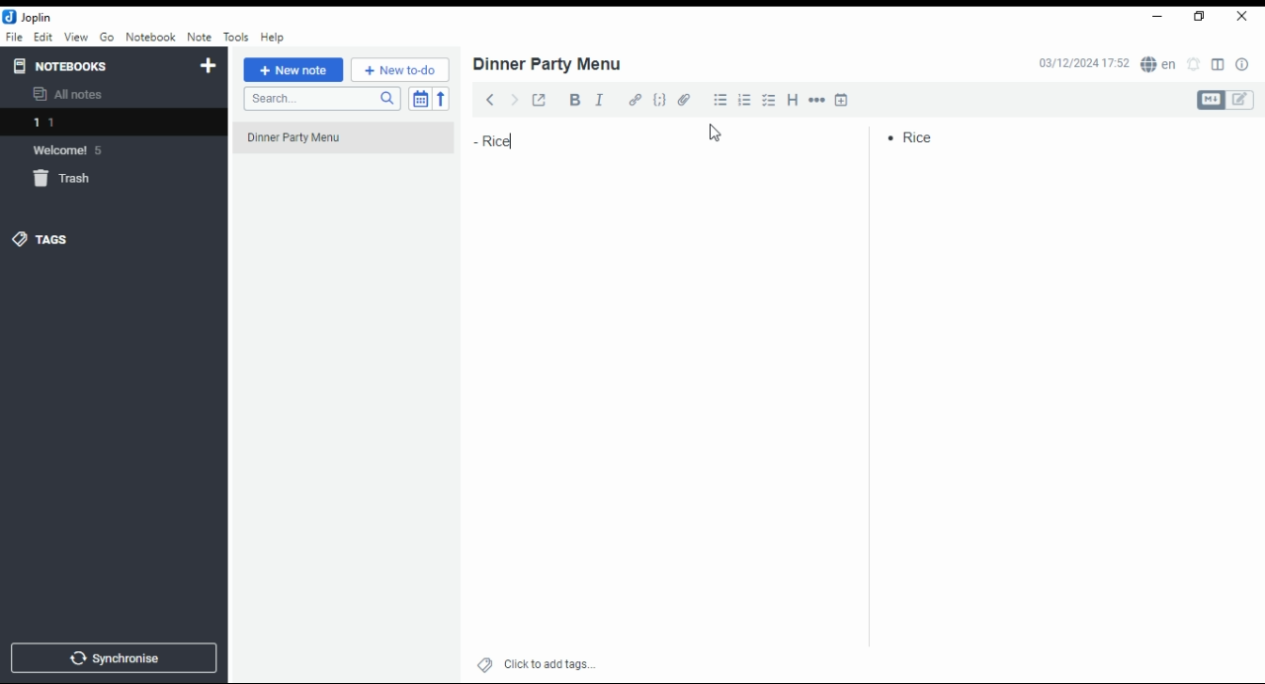 The height and width of the screenshot is (684, 1265). Describe the element at coordinates (1159, 17) in the screenshot. I see `minimize` at that location.